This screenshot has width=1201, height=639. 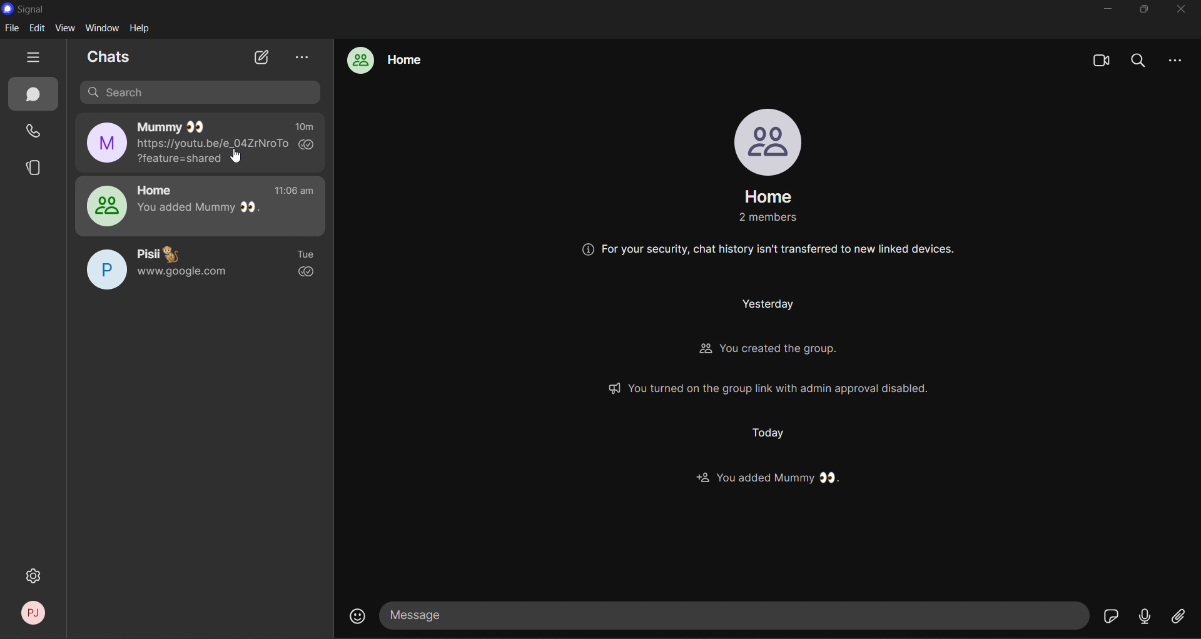 I want to click on home group chat, so click(x=200, y=204).